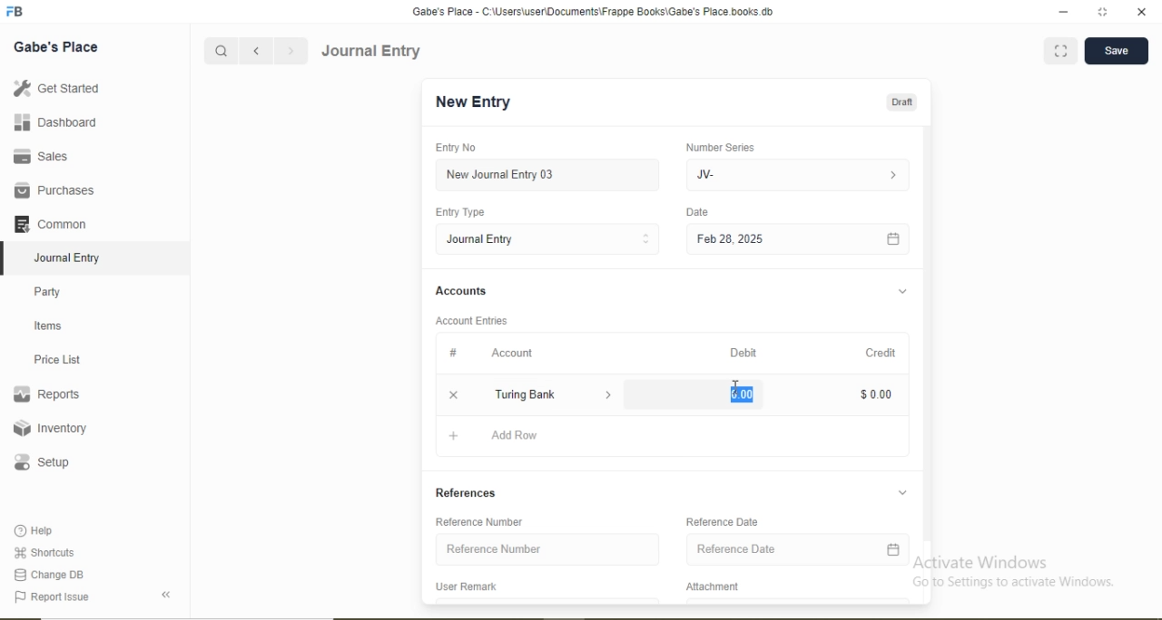 The image size is (1162, 620). What do you see at coordinates (454, 436) in the screenshot?
I see `Add` at bounding box center [454, 436].